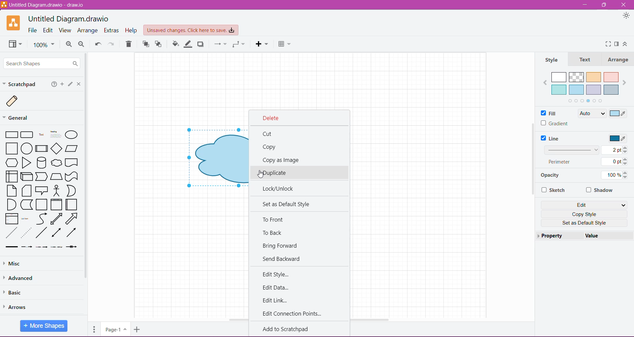 The width and height of the screenshot is (634, 337). Describe the element at coordinates (94, 329) in the screenshot. I see `Pages` at that location.